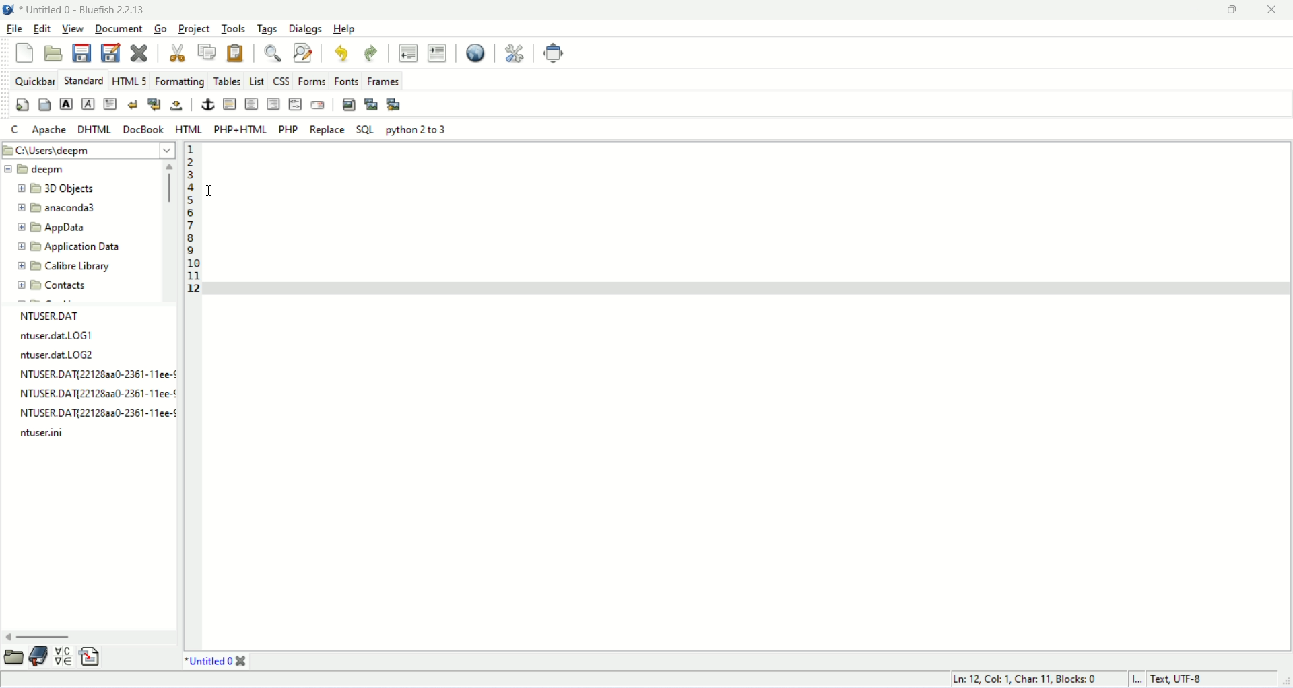  I want to click on apache, so click(50, 130).